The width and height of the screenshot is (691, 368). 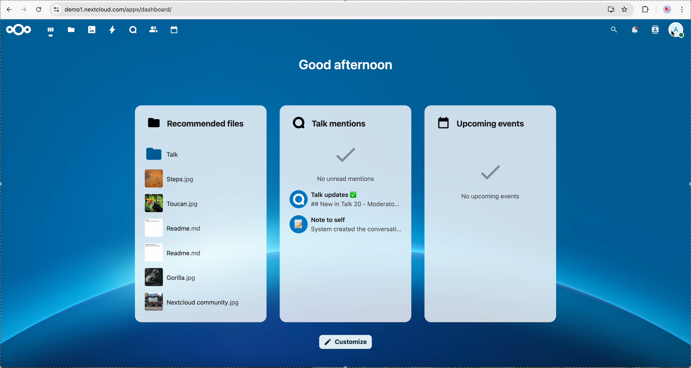 I want to click on file, so click(x=172, y=228).